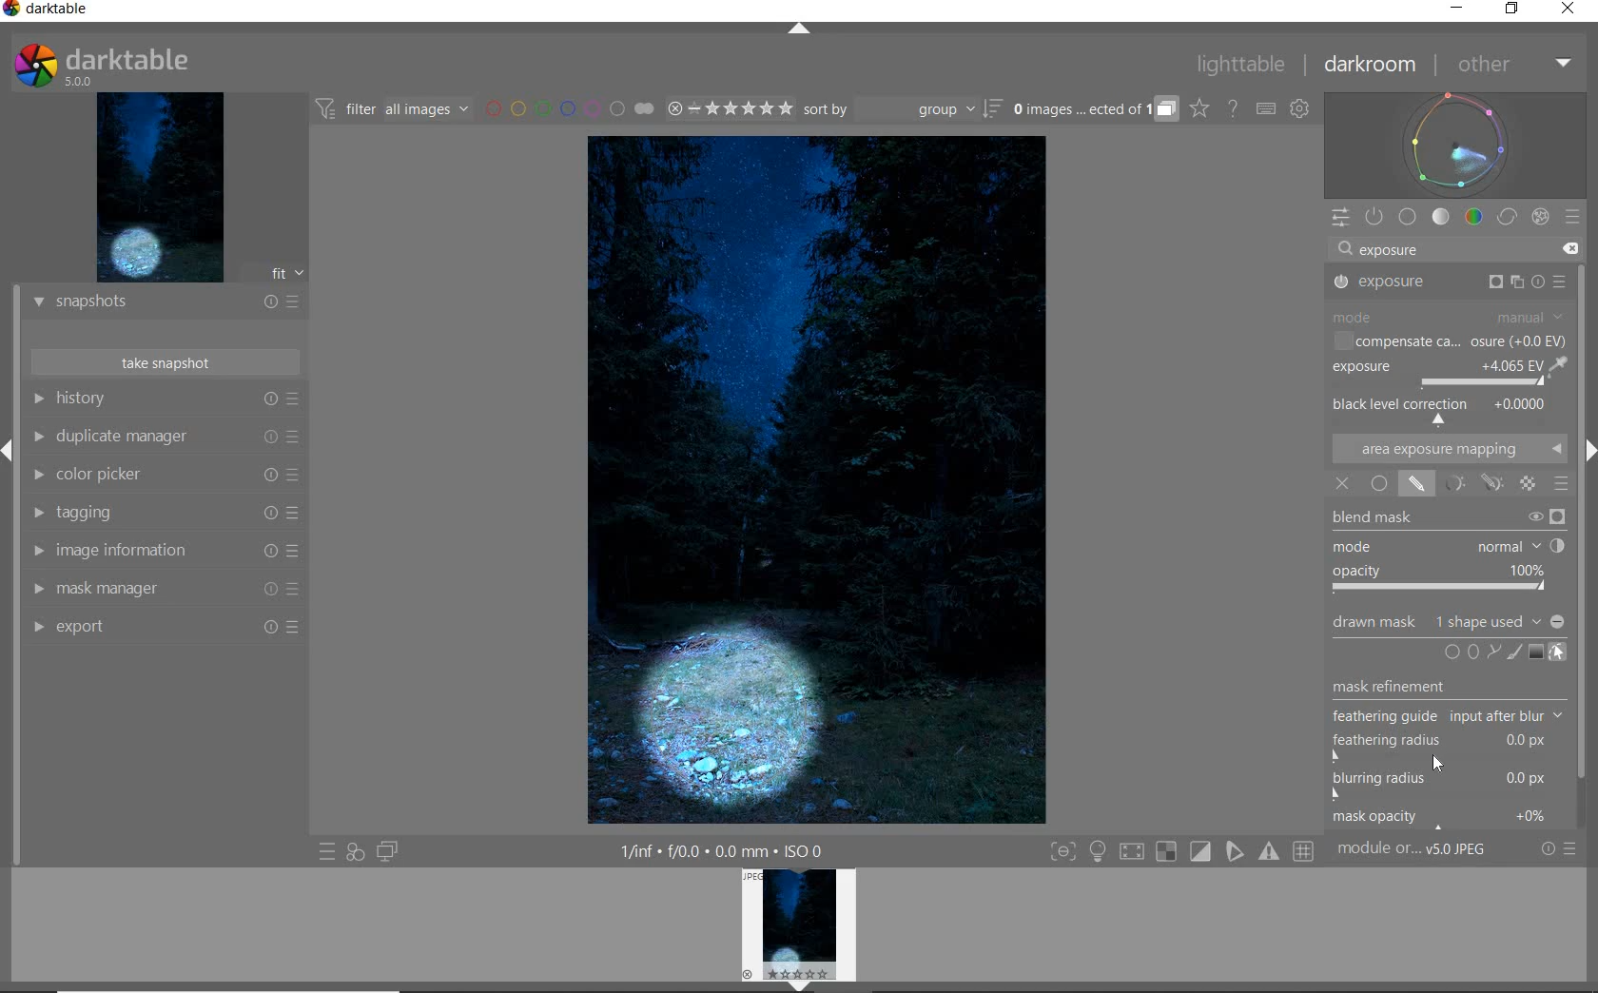  I want to click on EXPAND GROUPED IMAGES, so click(1096, 107).